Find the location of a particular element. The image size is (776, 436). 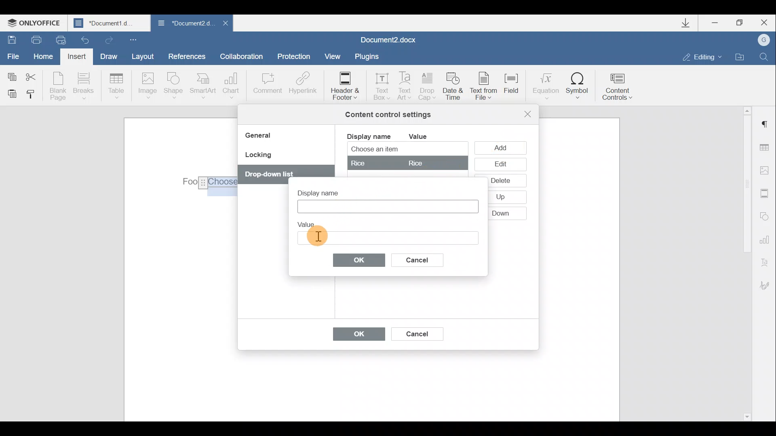

 is located at coordinates (501, 213).